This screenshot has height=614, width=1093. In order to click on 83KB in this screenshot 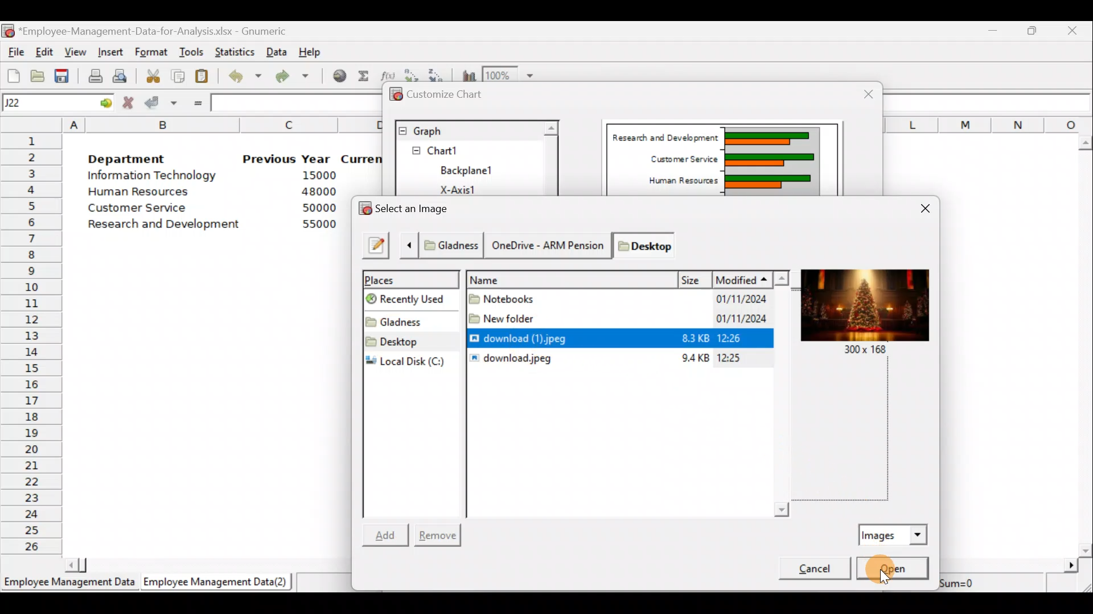, I will do `click(689, 339)`.